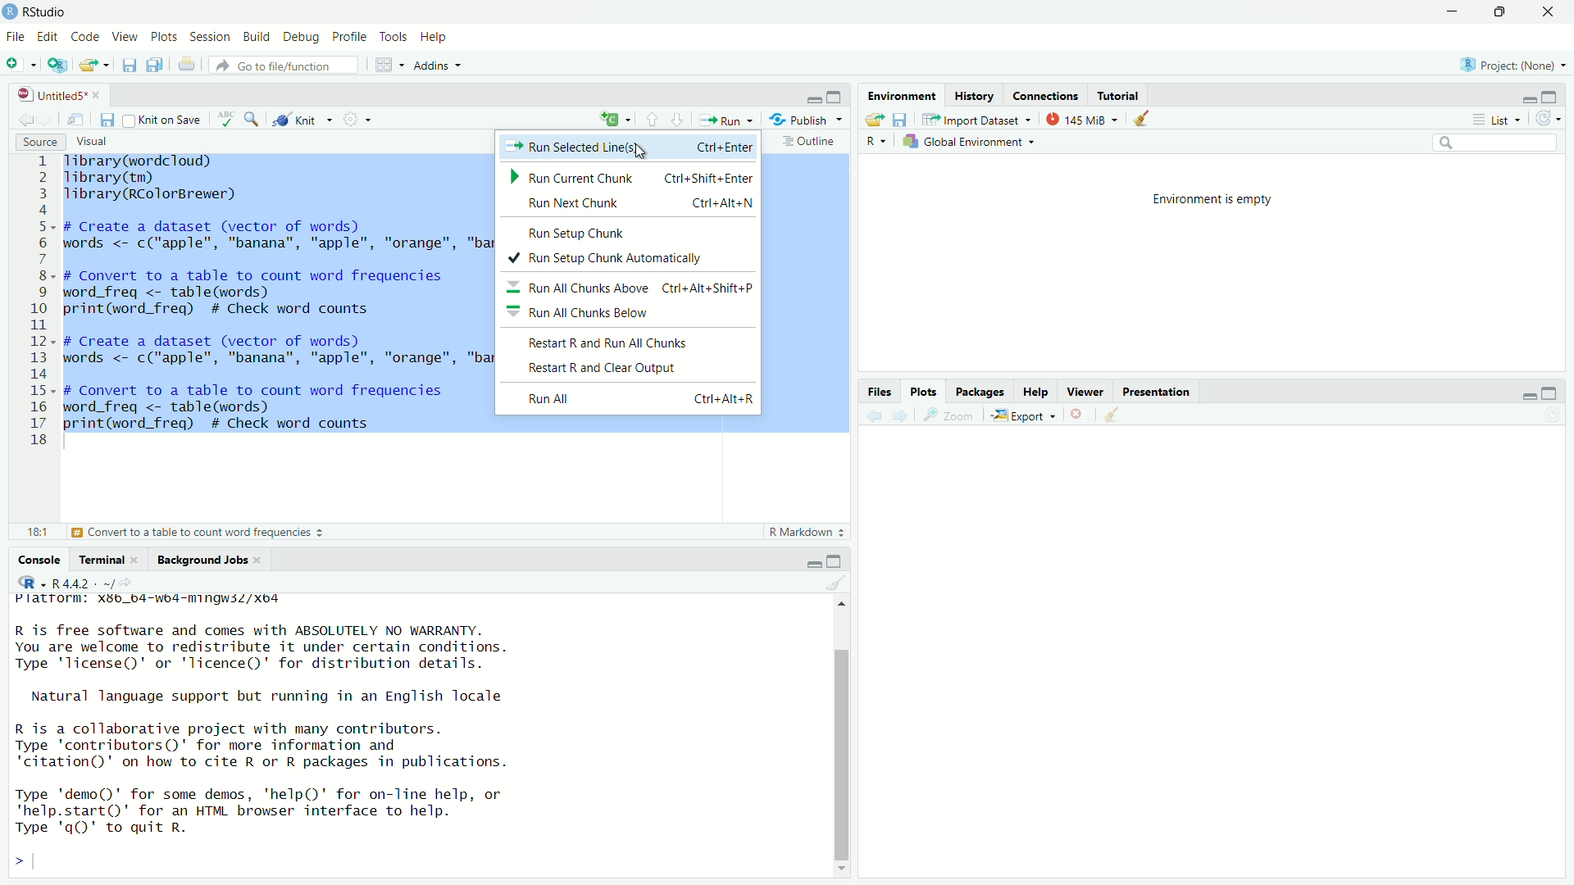 This screenshot has width=1574, height=885. I want to click on Clear Console, so click(1117, 414).